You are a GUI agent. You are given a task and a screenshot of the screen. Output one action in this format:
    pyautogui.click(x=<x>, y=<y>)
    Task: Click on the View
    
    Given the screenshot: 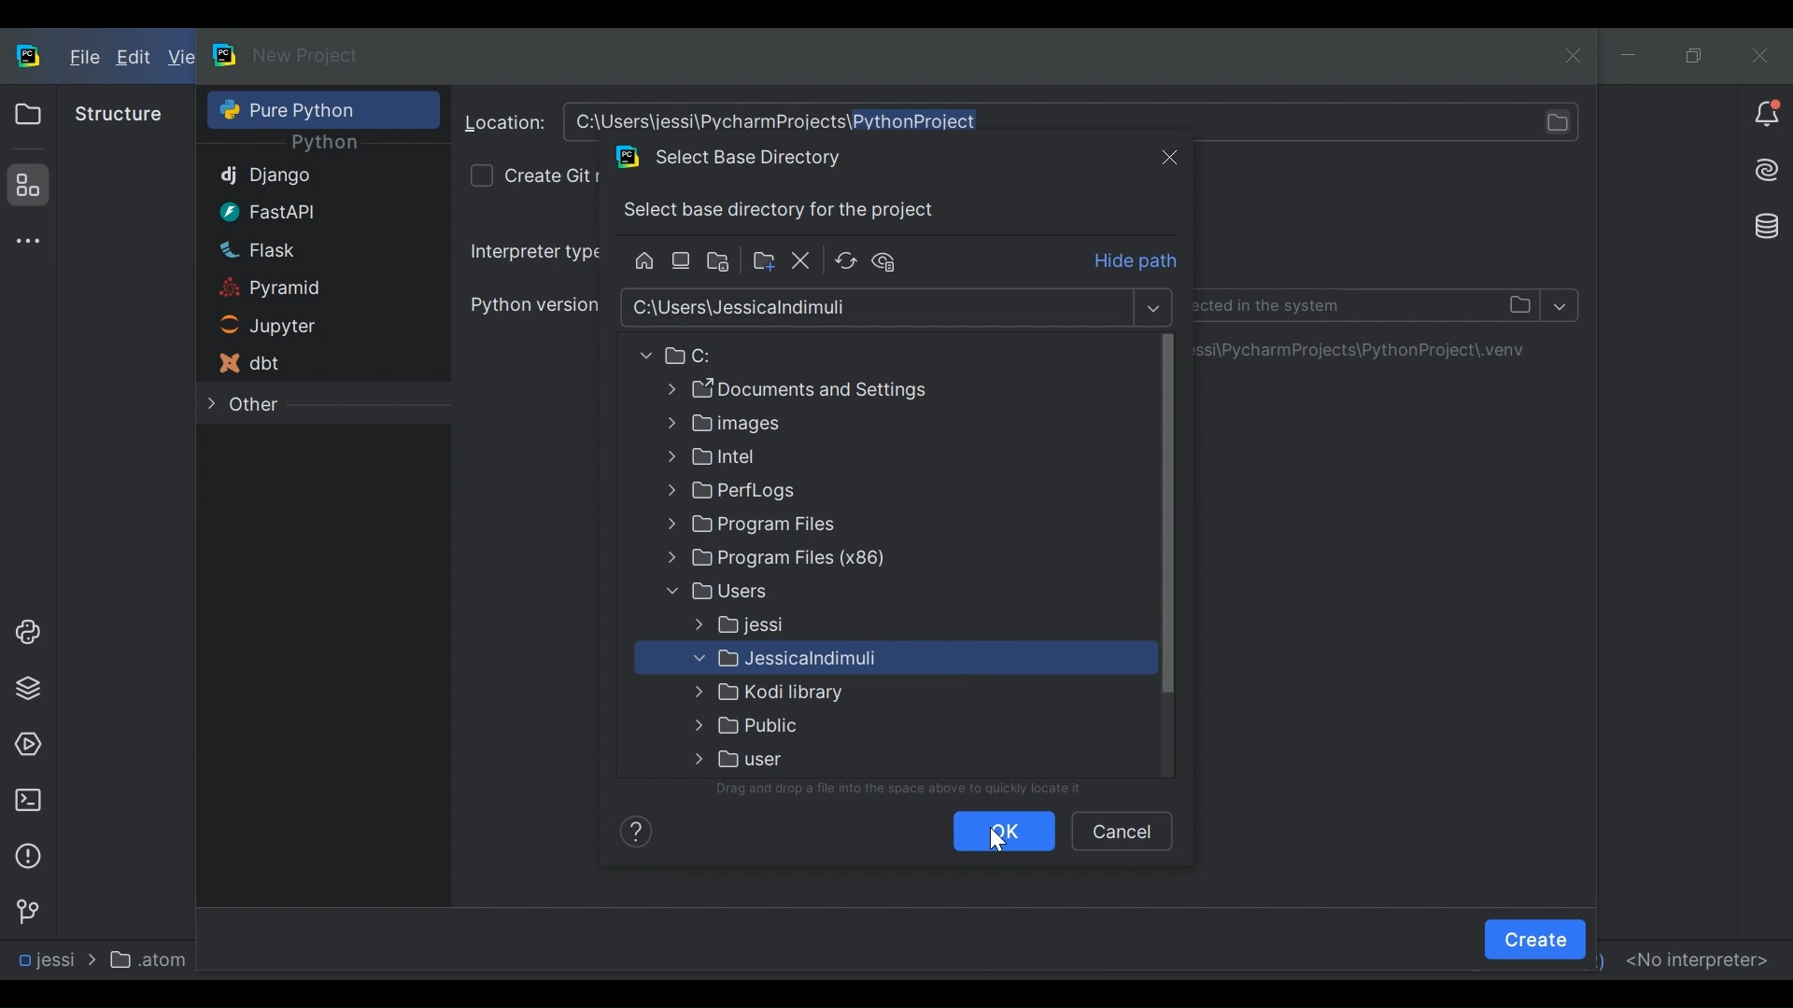 What is the action you would take?
    pyautogui.click(x=180, y=58)
    